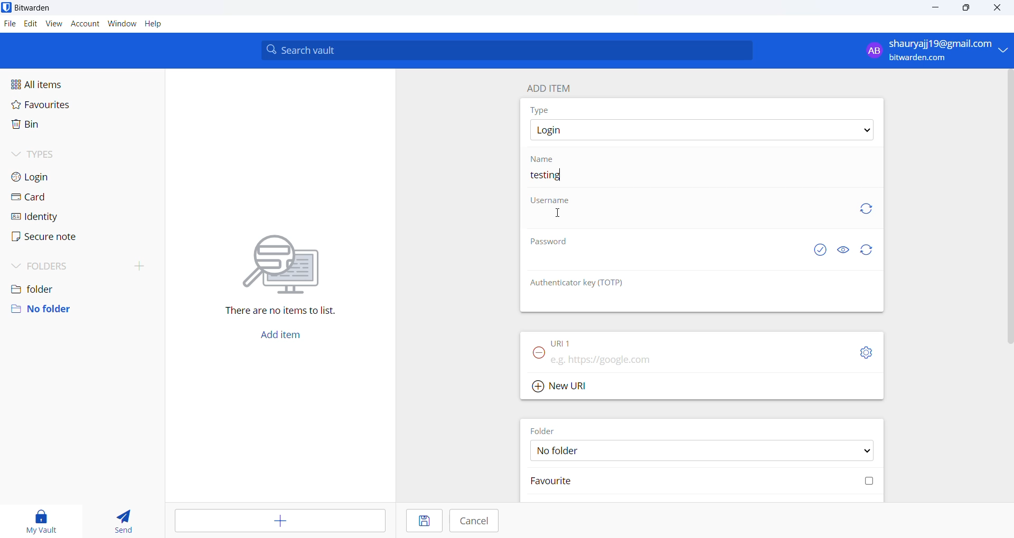  I want to click on There are no items to list., so click(279, 277).